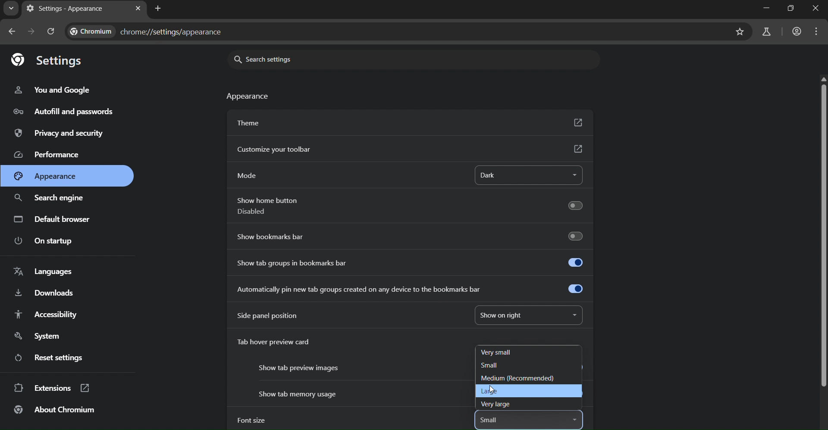  What do you see at coordinates (768, 8) in the screenshot?
I see `minimize` at bounding box center [768, 8].